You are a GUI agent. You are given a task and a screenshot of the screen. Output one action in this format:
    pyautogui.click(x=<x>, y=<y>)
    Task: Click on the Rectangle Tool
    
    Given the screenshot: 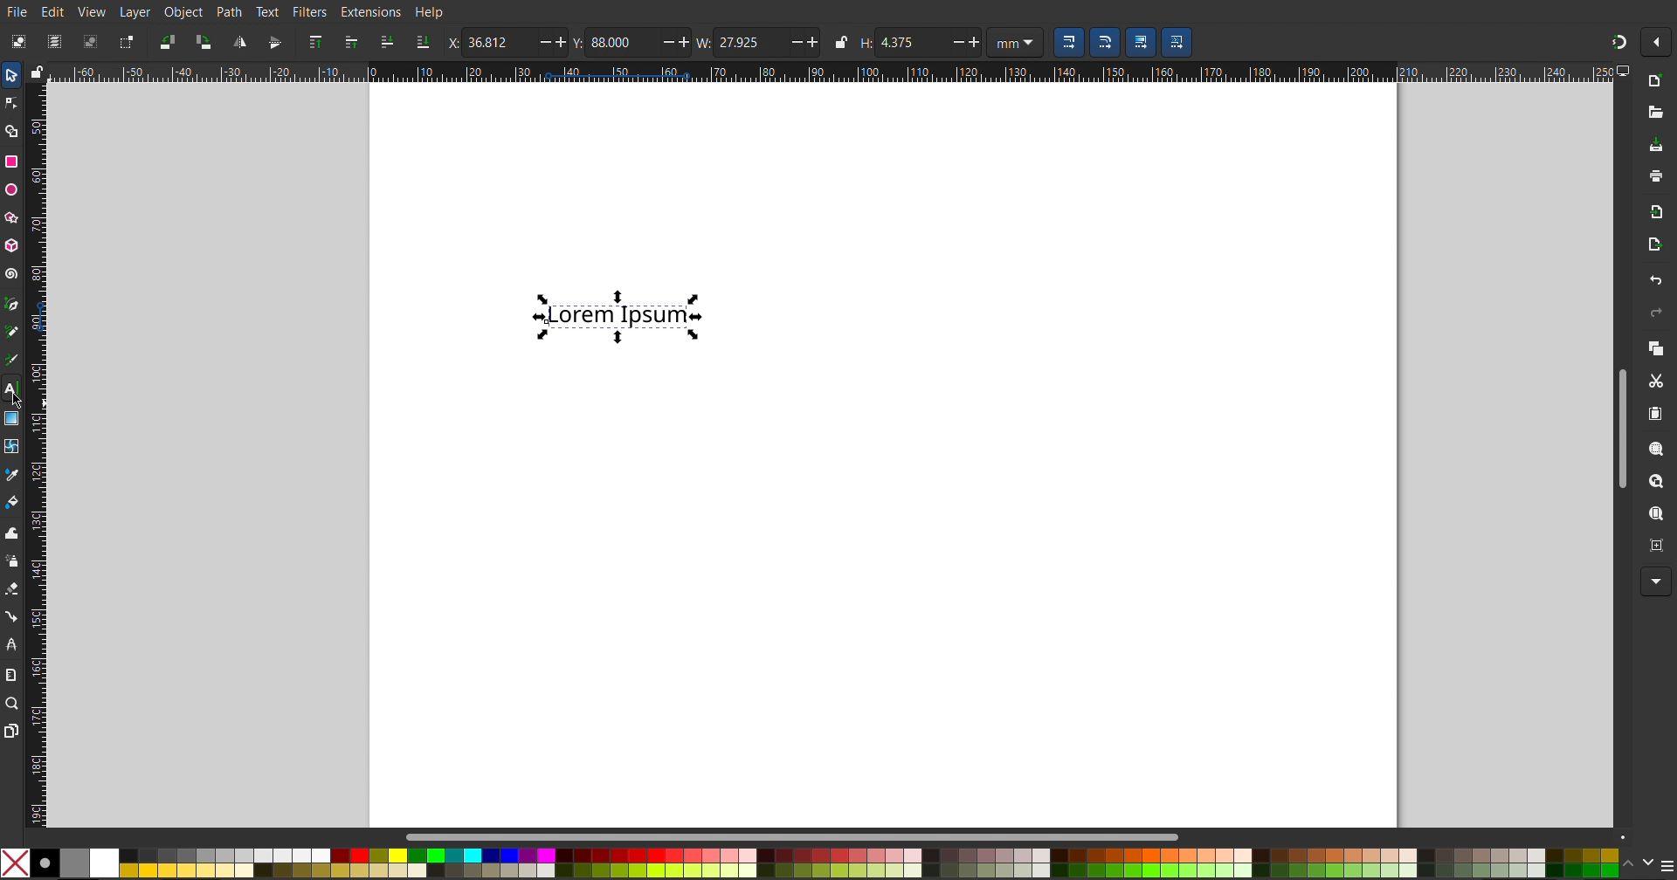 What is the action you would take?
    pyautogui.click(x=12, y=162)
    